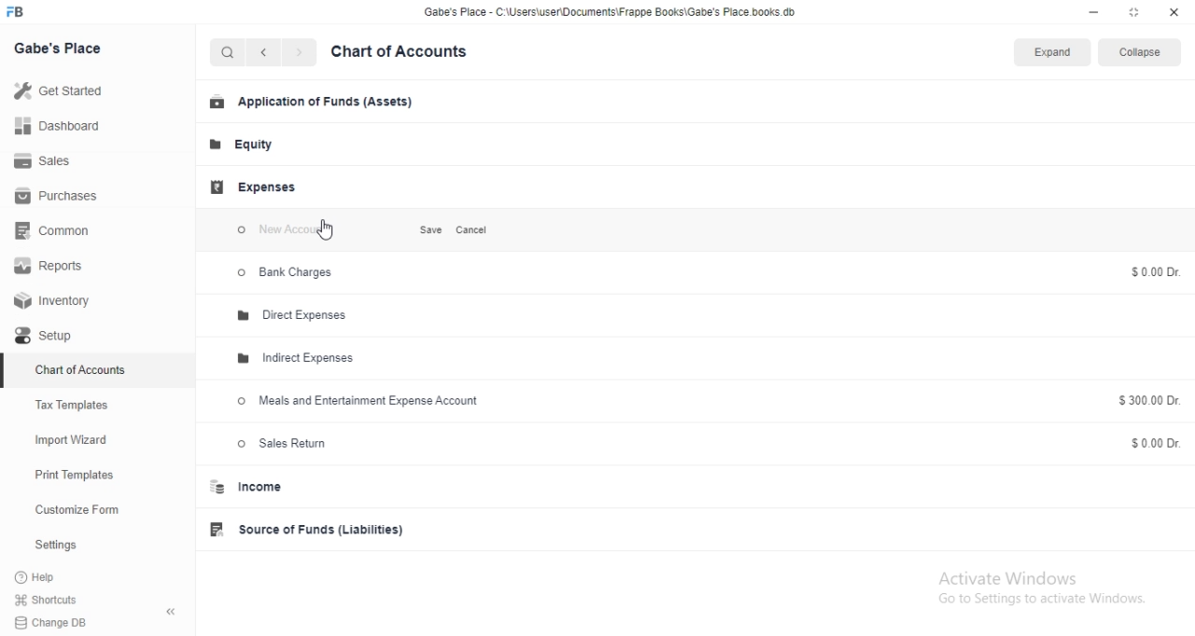 The image size is (1195, 636). Describe the element at coordinates (342, 189) in the screenshot. I see `Add Account` at that location.